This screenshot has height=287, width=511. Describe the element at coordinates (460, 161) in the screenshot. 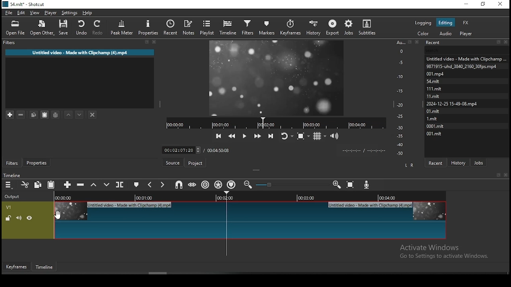

I see `history` at that location.